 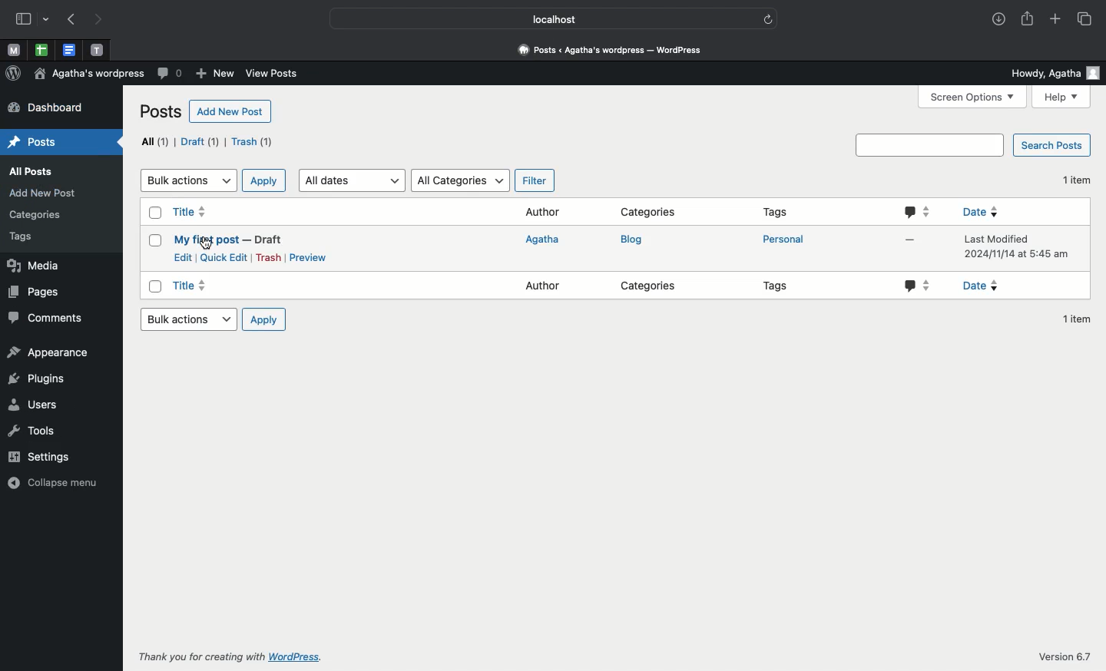 What do you see at coordinates (13, 74) in the screenshot?
I see `Wordpress` at bounding box center [13, 74].